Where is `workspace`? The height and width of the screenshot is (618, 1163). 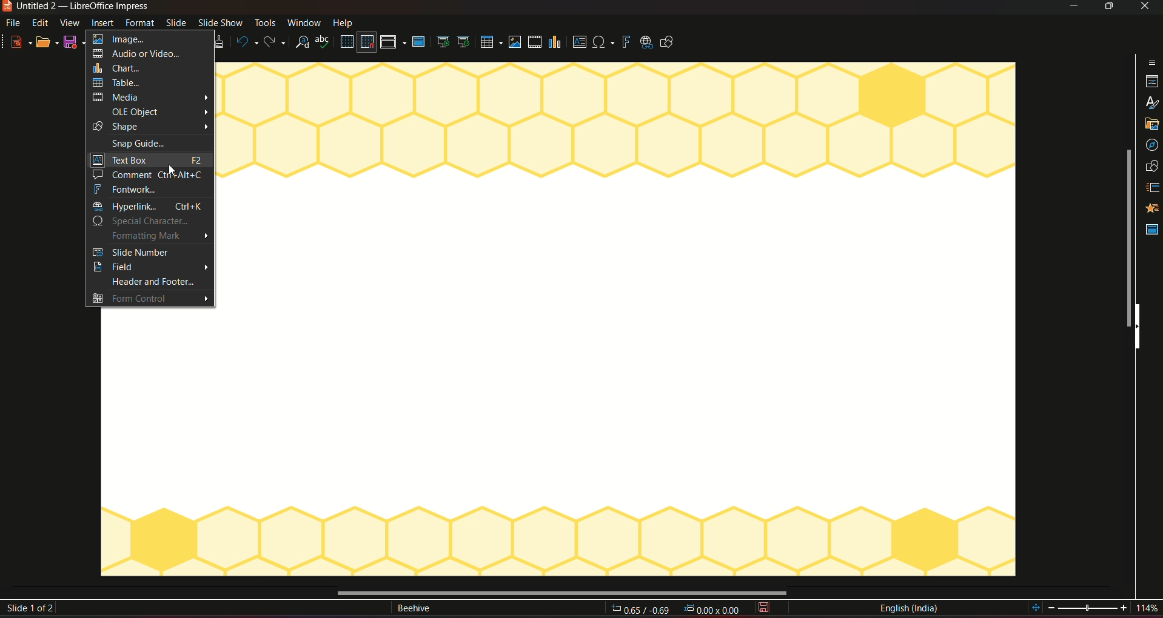 workspace is located at coordinates (158, 442).